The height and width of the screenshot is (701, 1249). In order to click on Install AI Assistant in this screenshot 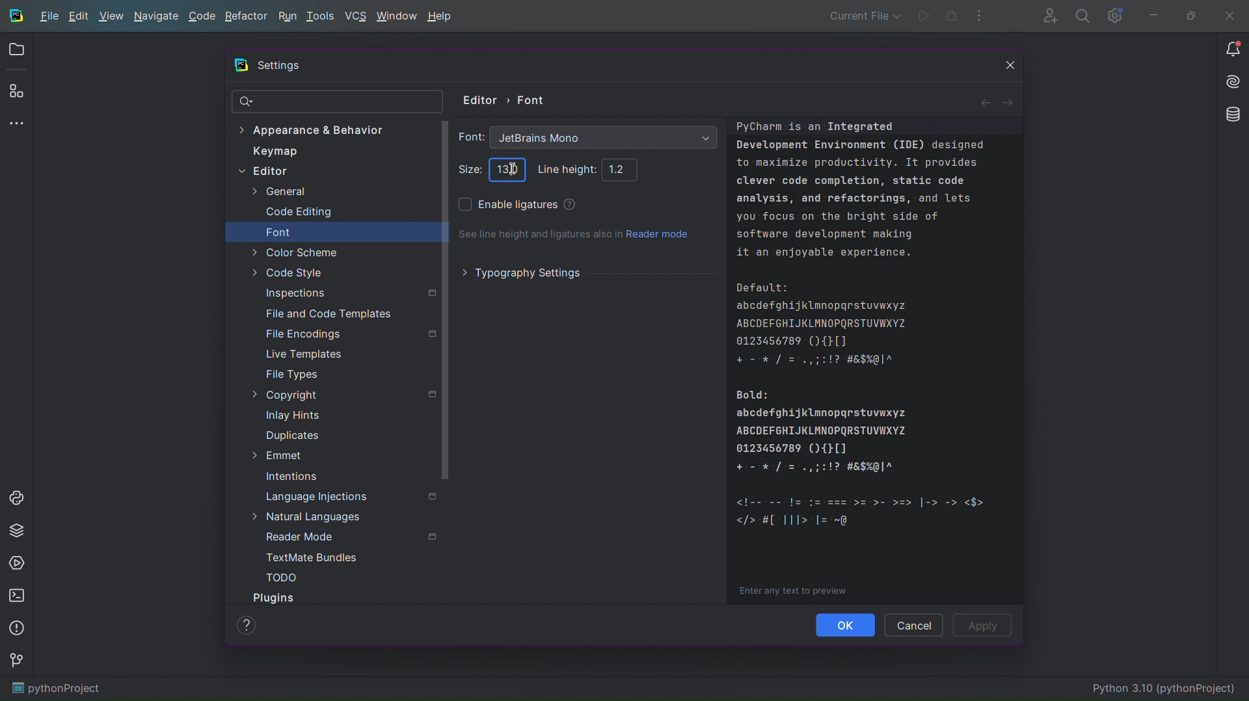, I will do `click(1229, 84)`.